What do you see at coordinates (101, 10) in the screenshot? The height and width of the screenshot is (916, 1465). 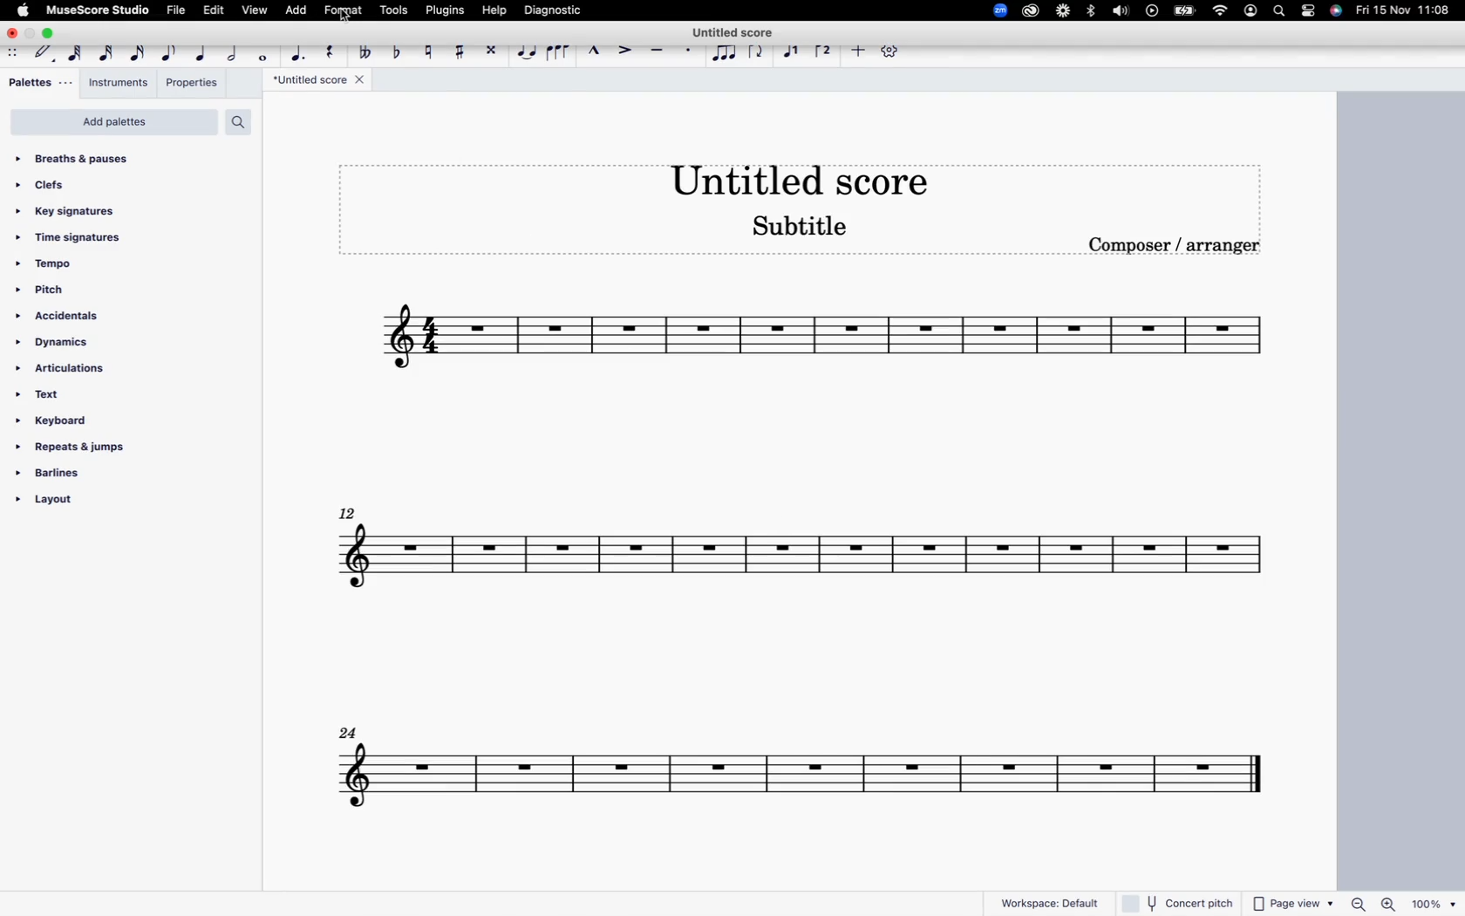 I see `musescore studio` at bounding box center [101, 10].